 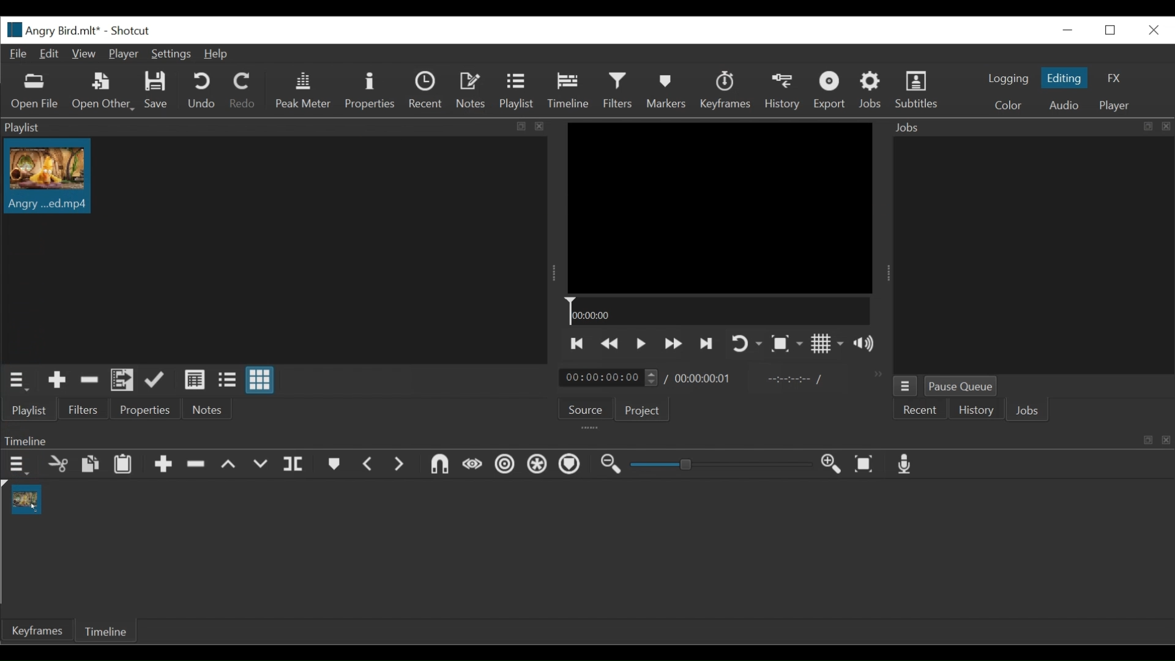 I want to click on Subtitles, so click(x=917, y=90).